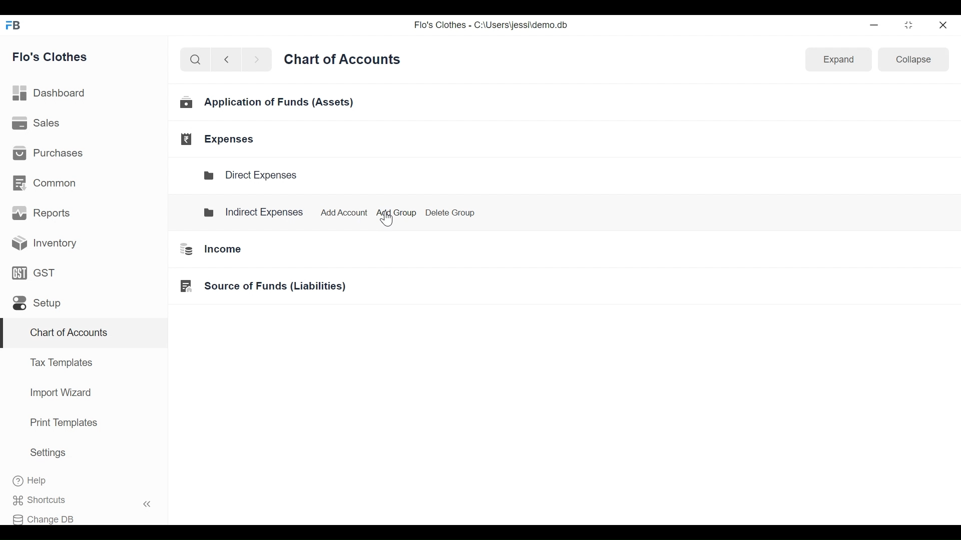 The image size is (961, 540). What do you see at coordinates (49, 517) in the screenshot?
I see `Change DB` at bounding box center [49, 517].